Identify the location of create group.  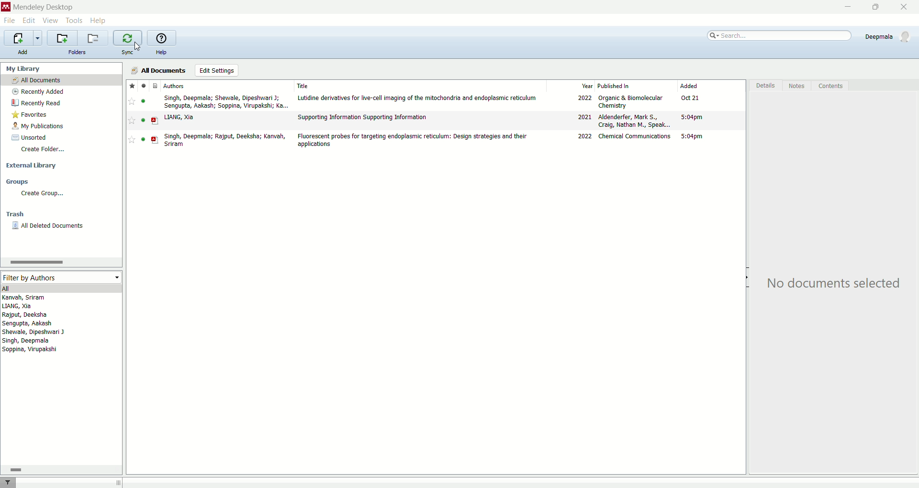
(42, 194).